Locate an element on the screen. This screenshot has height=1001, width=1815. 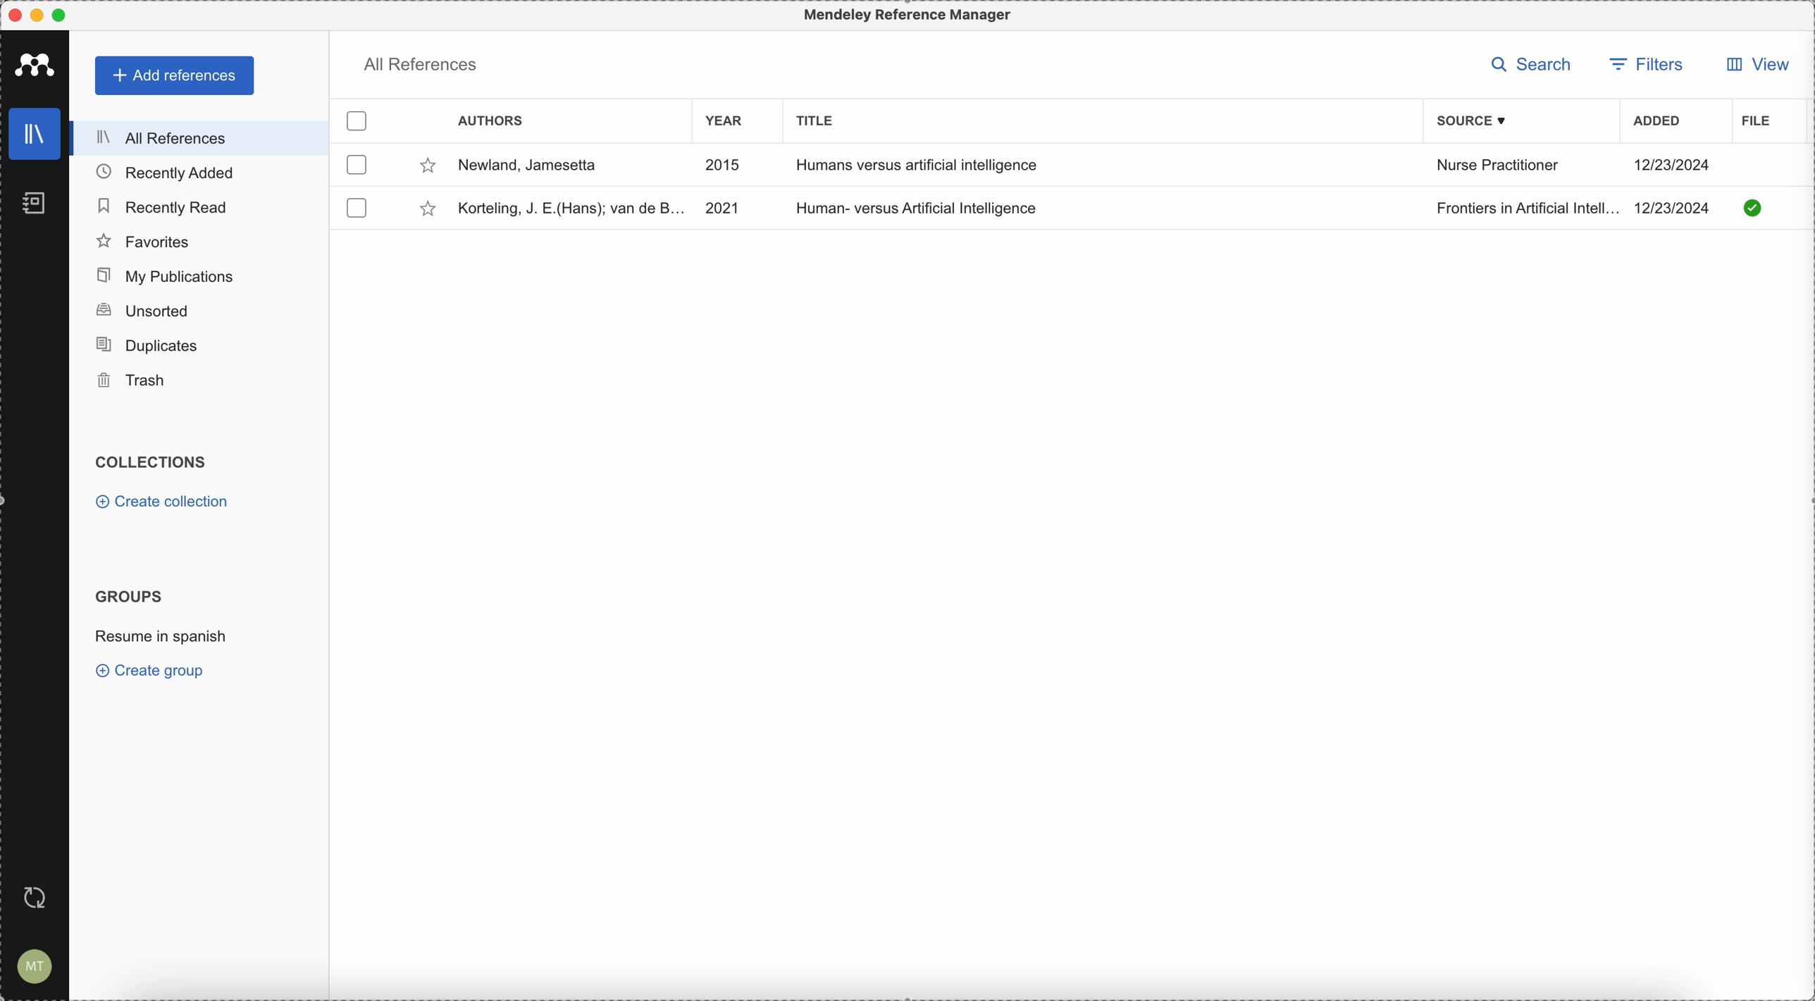
added is located at coordinates (1657, 123).